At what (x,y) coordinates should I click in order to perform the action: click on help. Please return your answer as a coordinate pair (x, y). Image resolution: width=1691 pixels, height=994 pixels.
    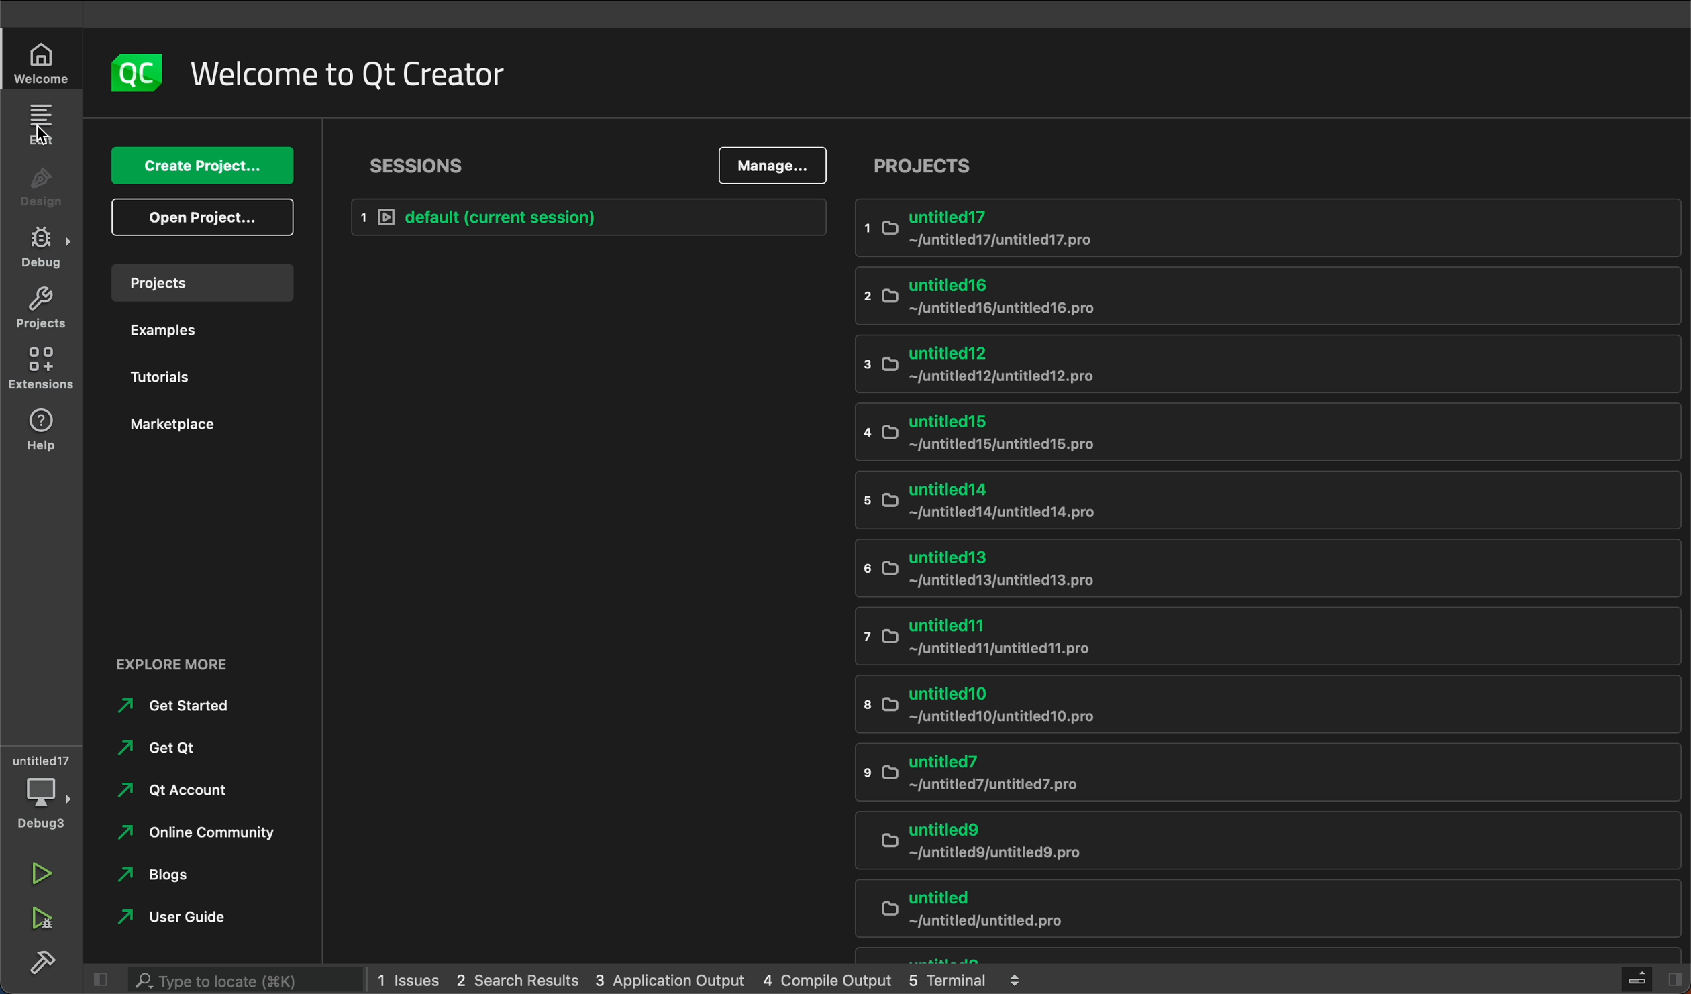
    Looking at the image, I should click on (44, 431).